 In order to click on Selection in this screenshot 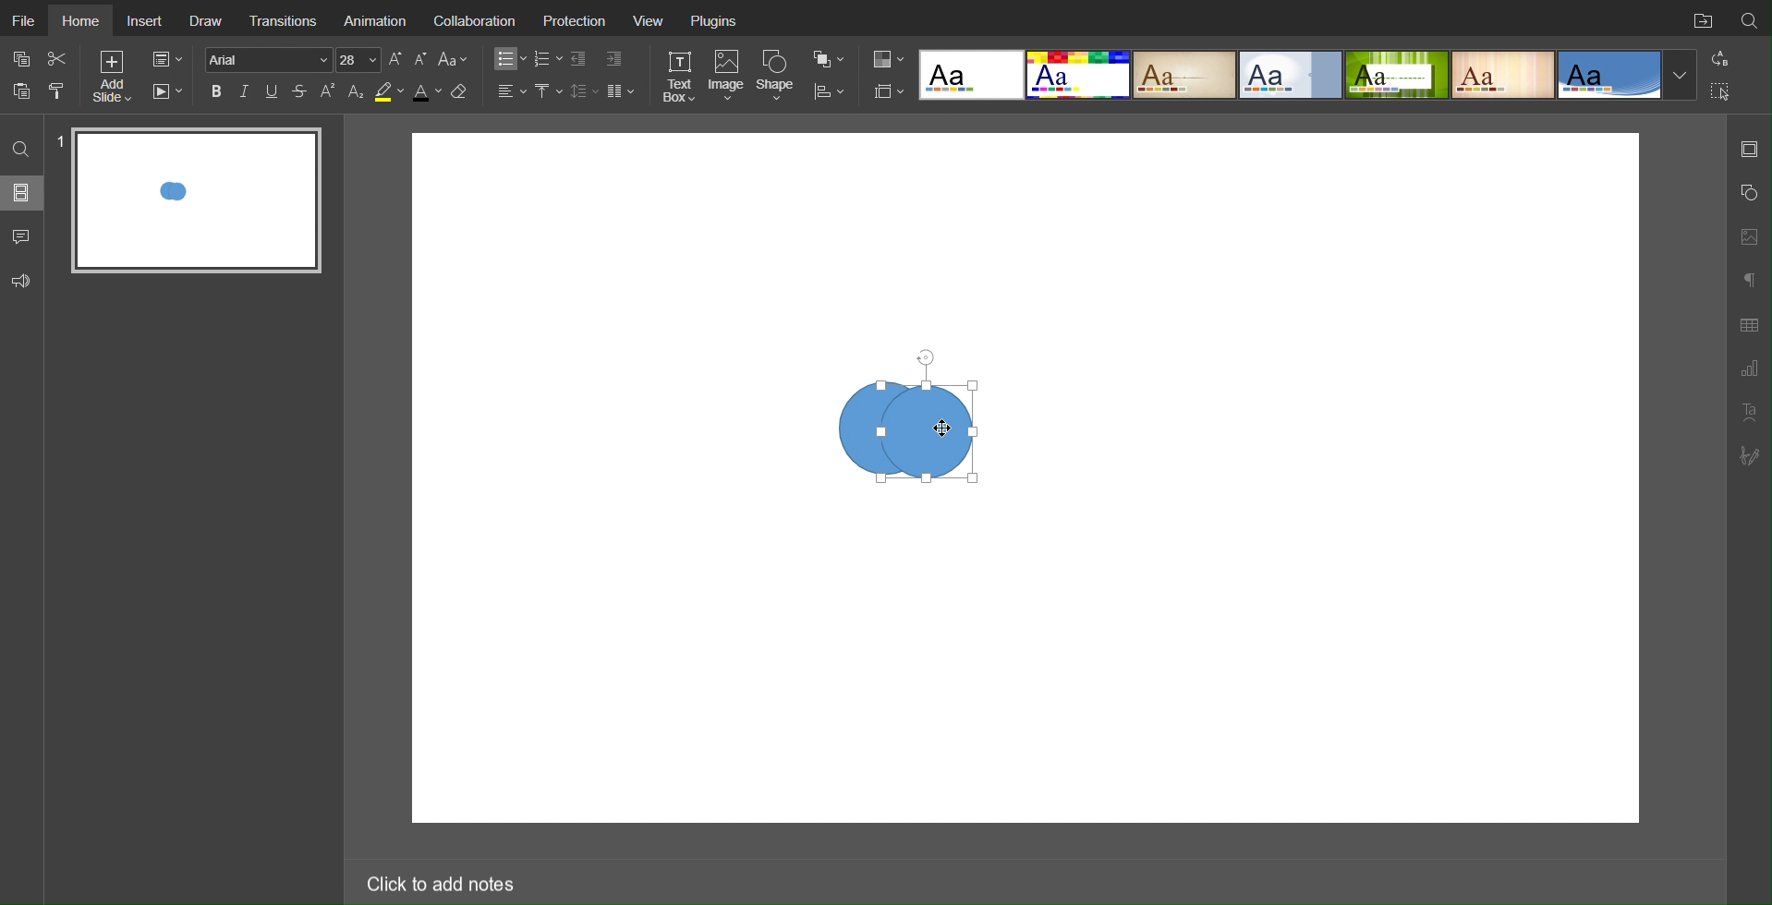, I will do `click(1721, 90)`.